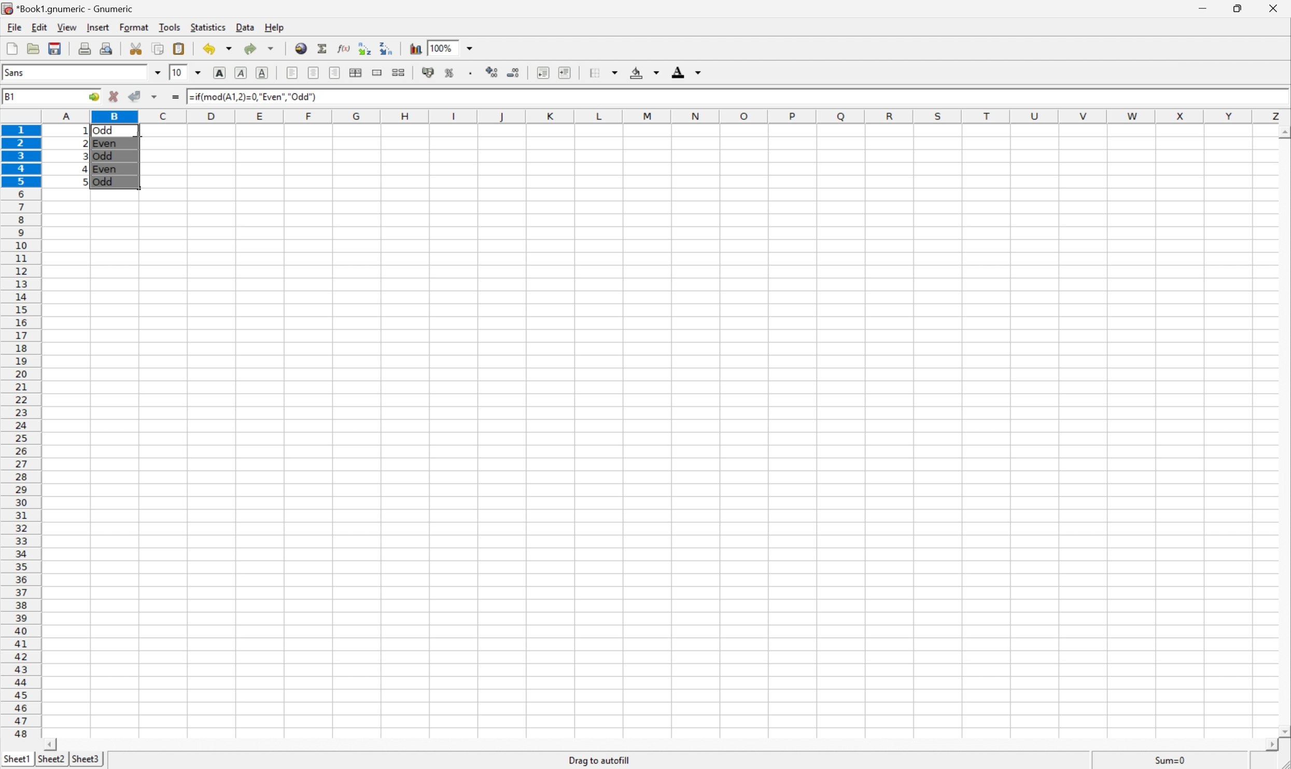  What do you see at coordinates (448, 74) in the screenshot?
I see `Format selection as percentage` at bounding box center [448, 74].